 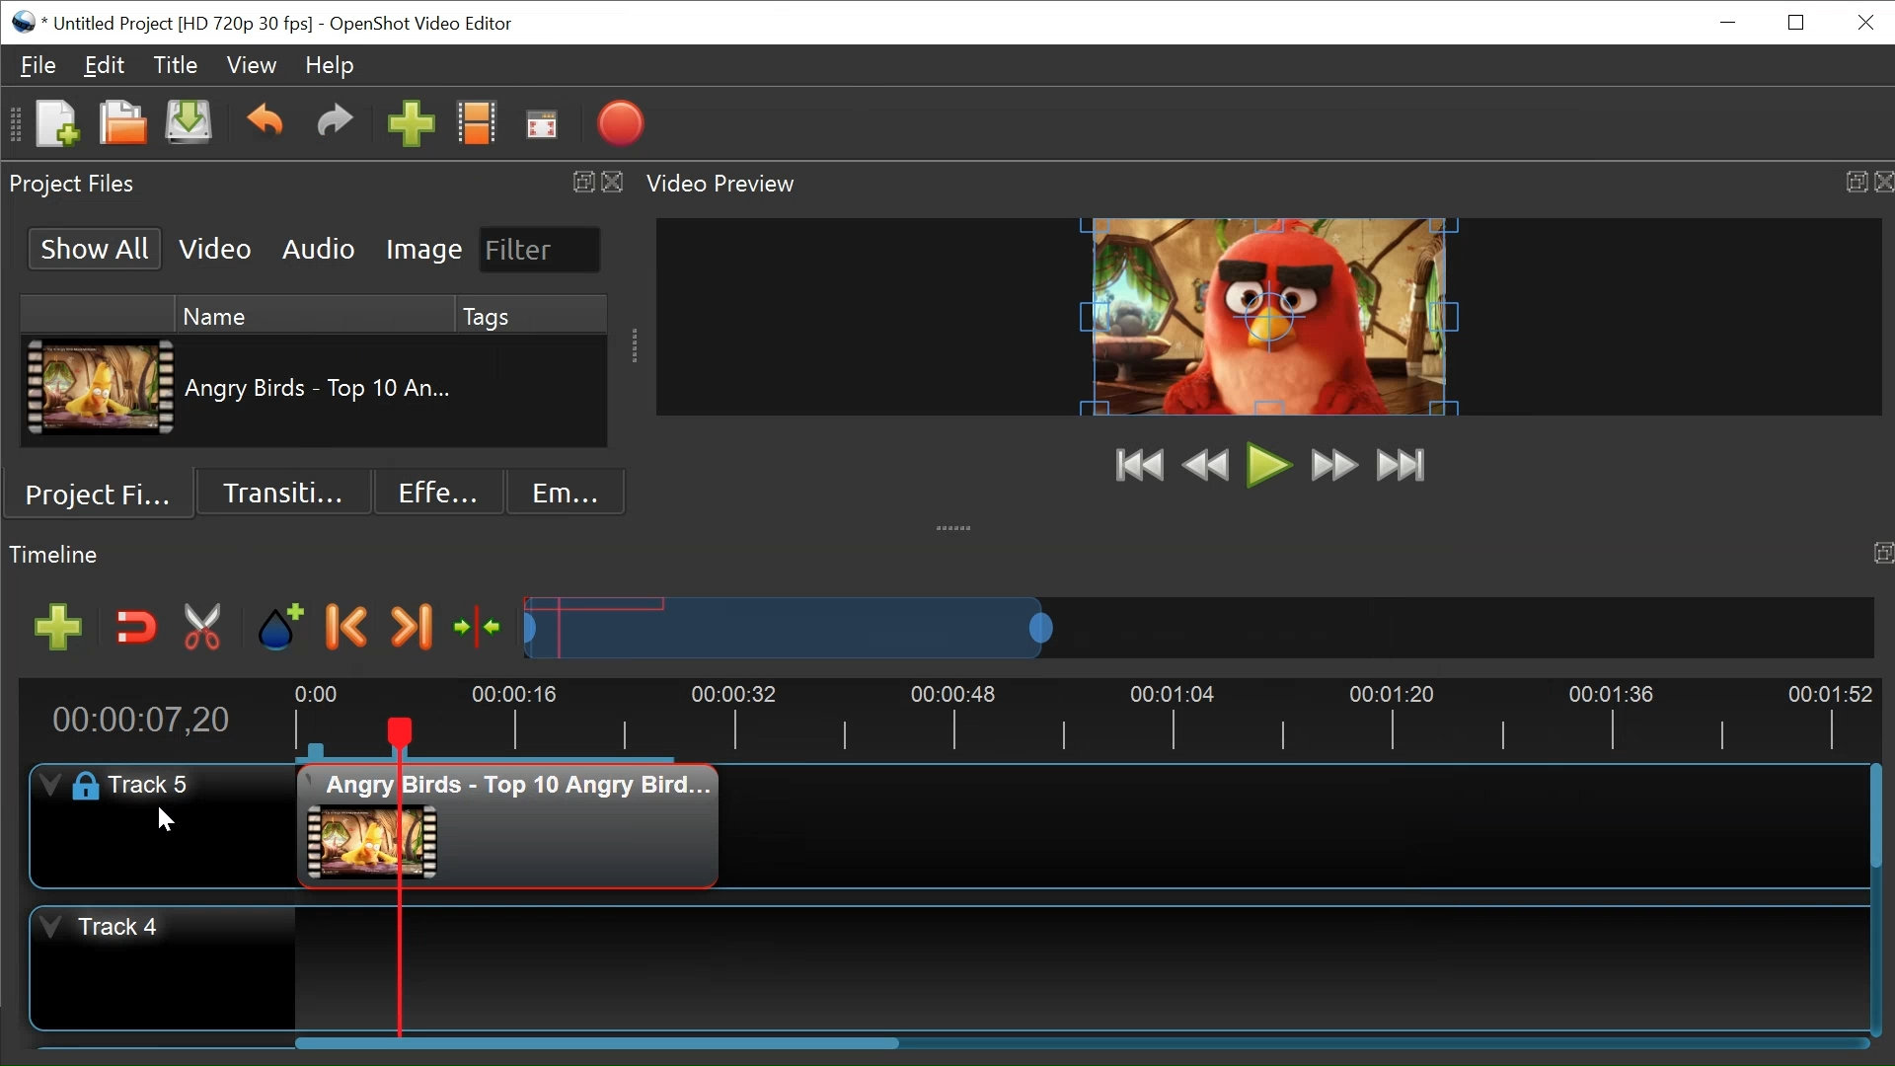 What do you see at coordinates (483, 627) in the screenshot?
I see `Center the timeline on the playhead` at bounding box center [483, 627].